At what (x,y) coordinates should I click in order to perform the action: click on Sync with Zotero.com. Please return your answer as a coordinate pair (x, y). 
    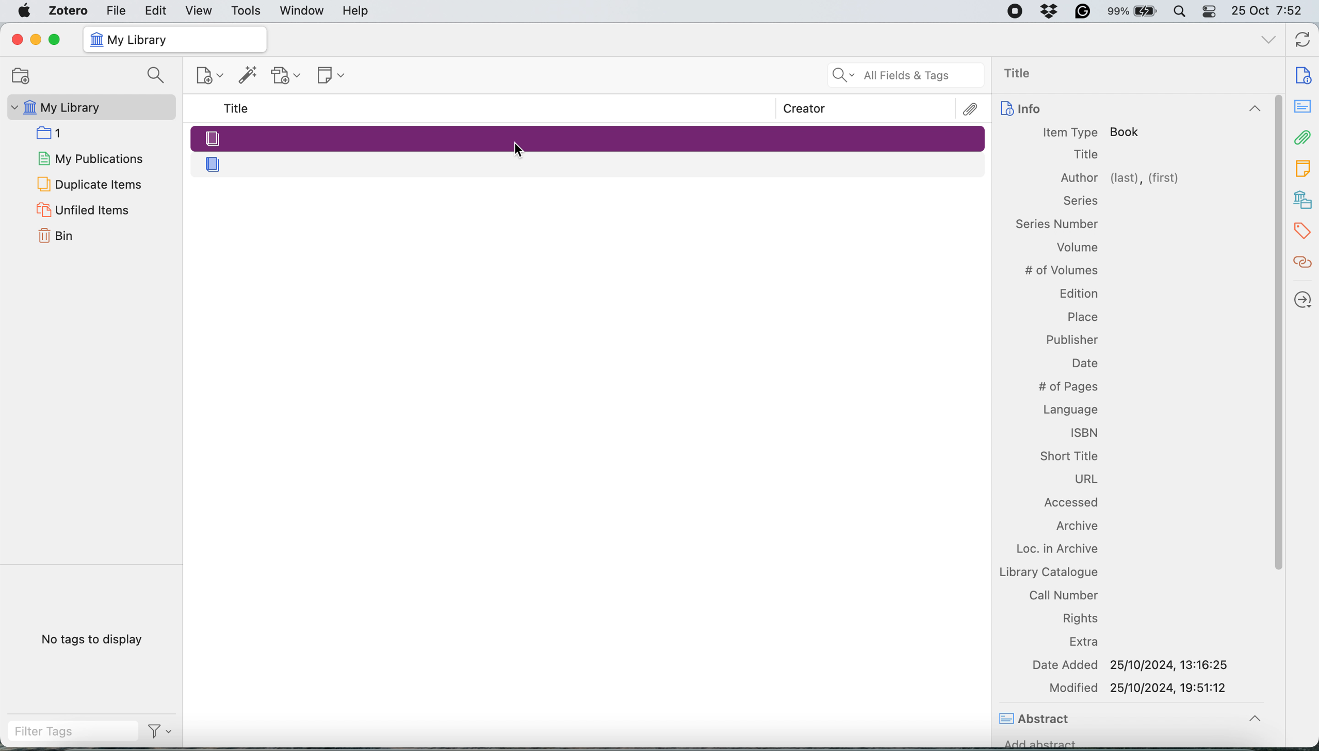
    Looking at the image, I should click on (1304, 41).